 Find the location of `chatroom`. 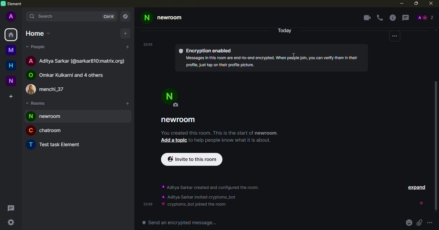

chatroom is located at coordinates (43, 131).